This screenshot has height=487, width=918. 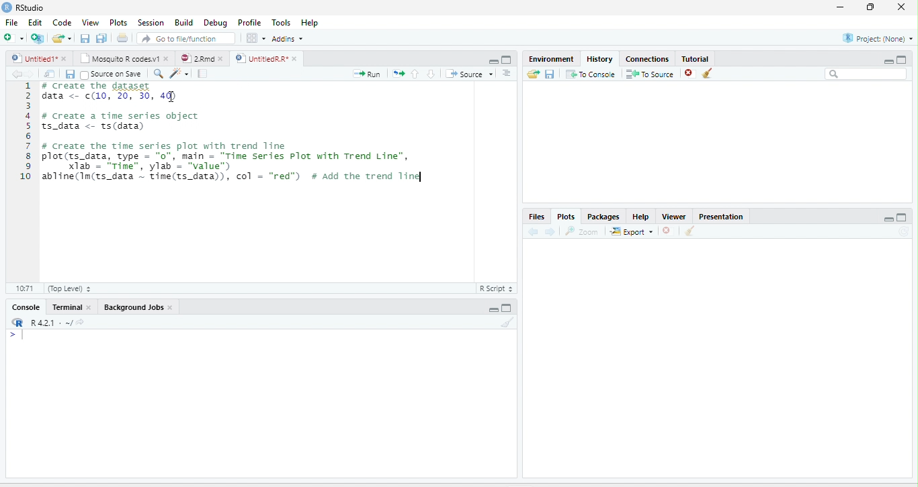 What do you see at coordinates (215, 23) in the screenshot?
I see `Debug` at bounding box center [215, 23].